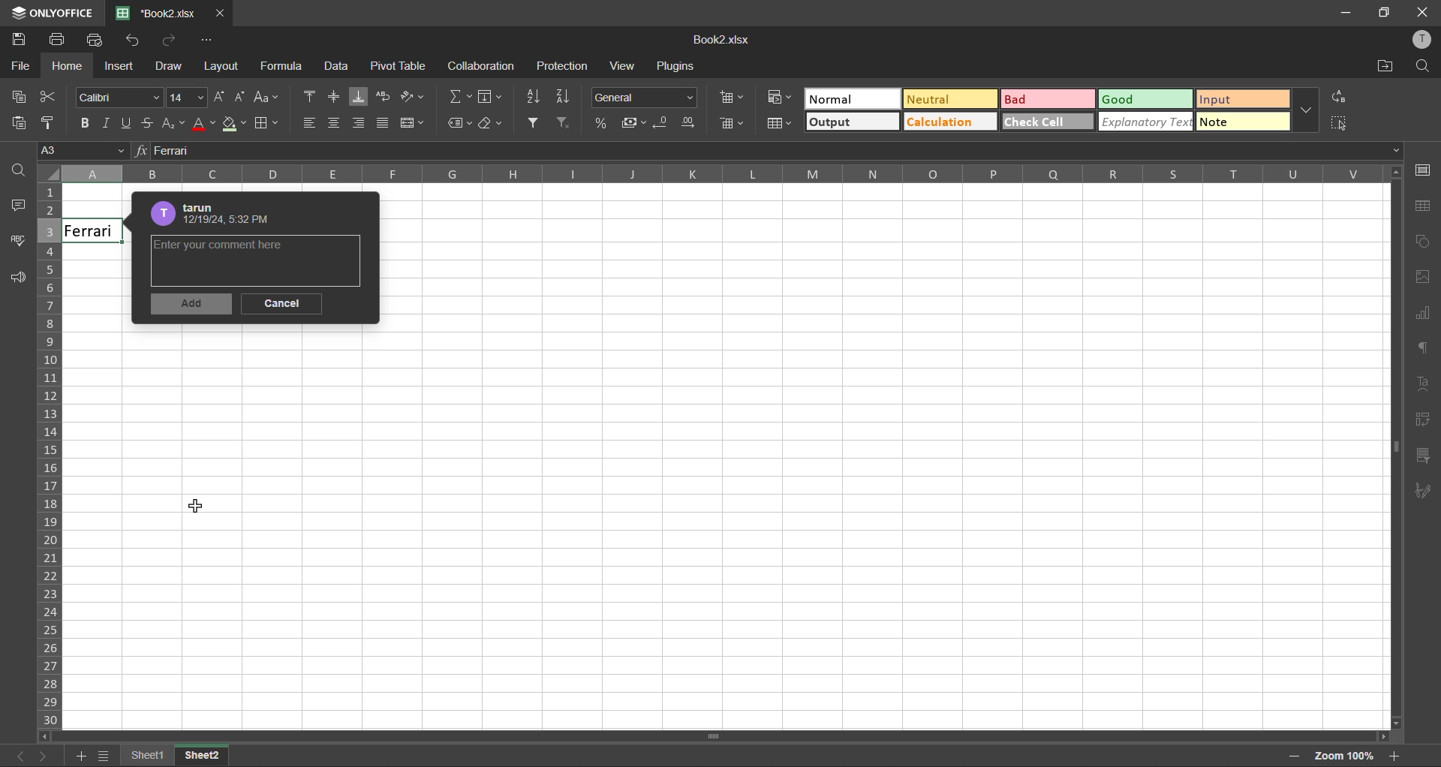  What do you see at coordinates (1036, 125) in the screenshot?
I see `check cell` at bounding box center [1036, 125].